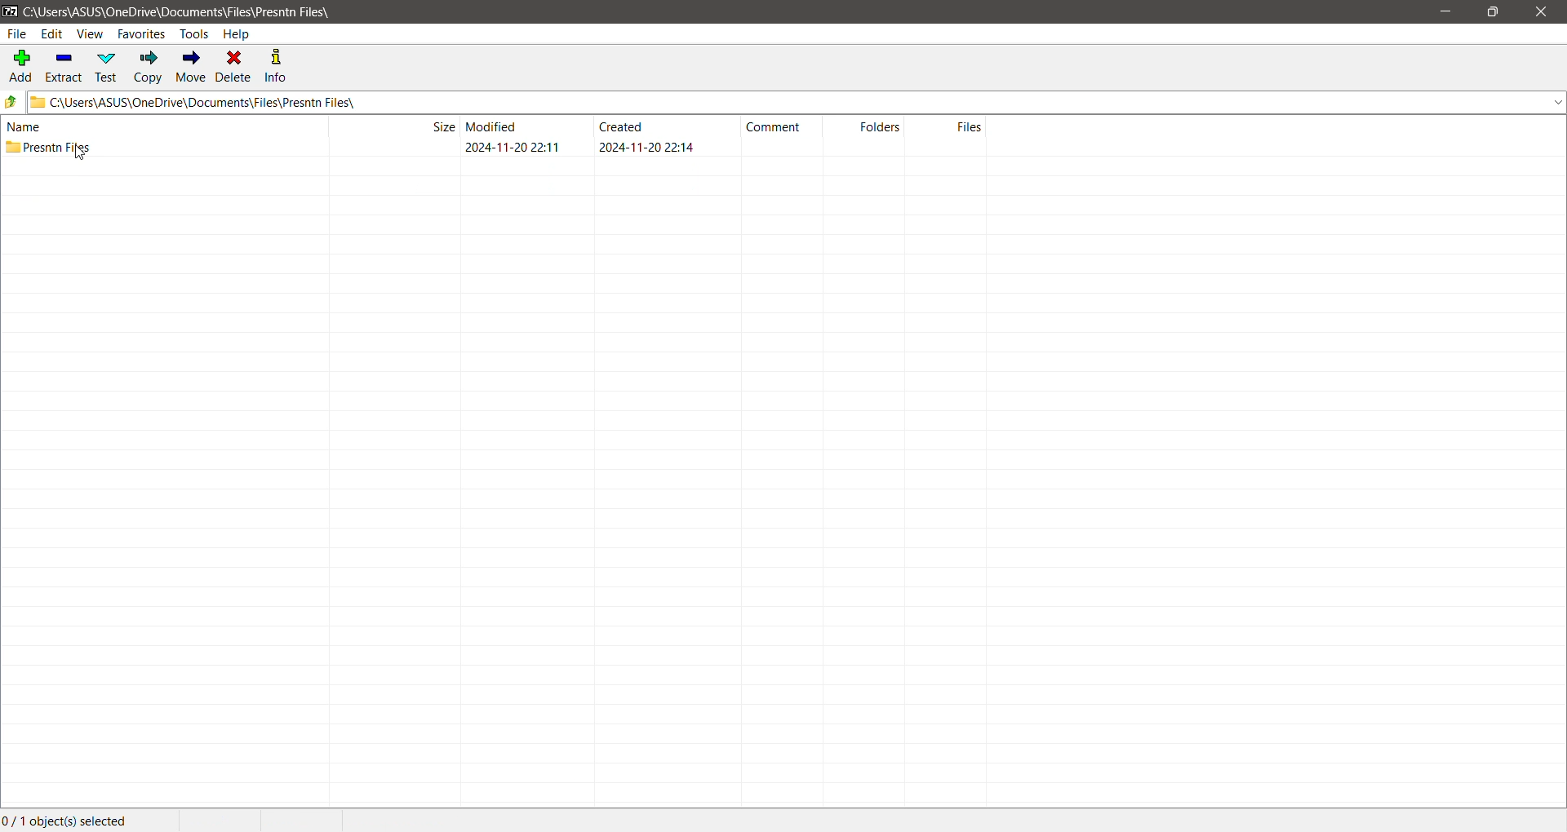 The height and width of the screenshot is (832, 1567). What do you see at coordinates (513, 147) in the screenshot?
I see `modified date & time` at bounding box center [513, 147].